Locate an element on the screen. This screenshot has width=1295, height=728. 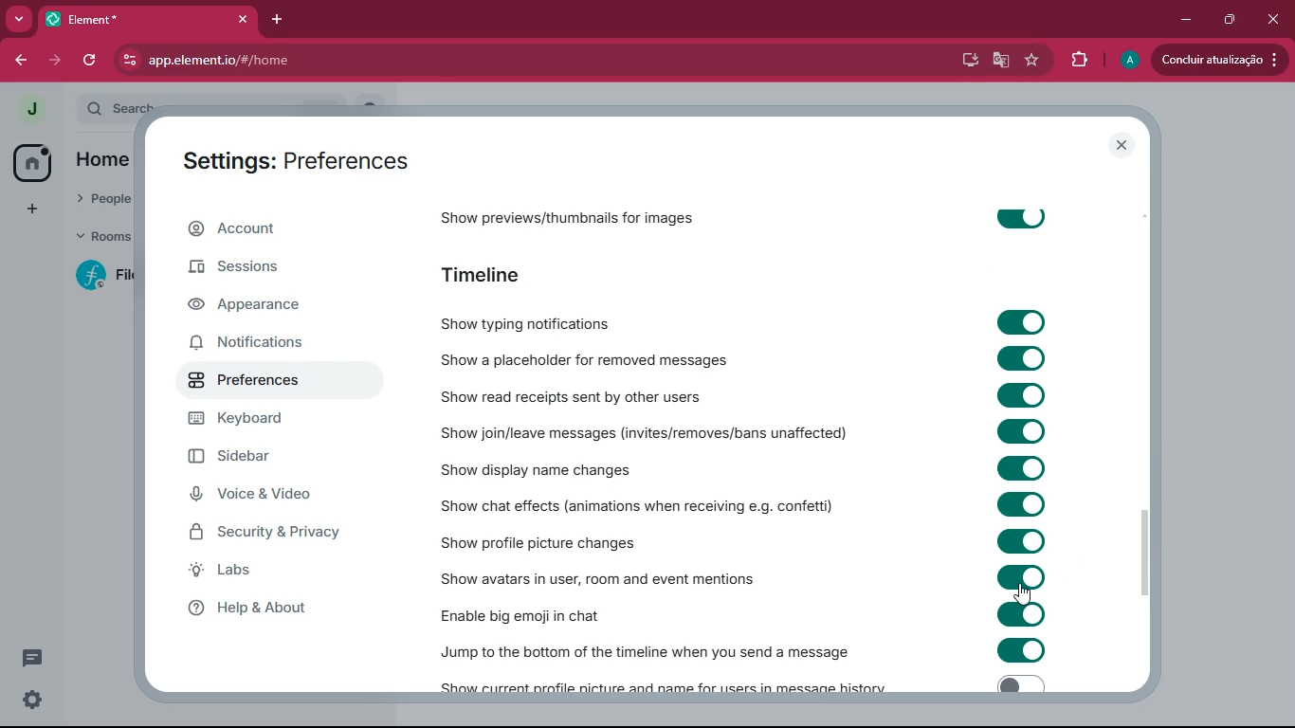
keyboard is located at coordinates (271, 421).